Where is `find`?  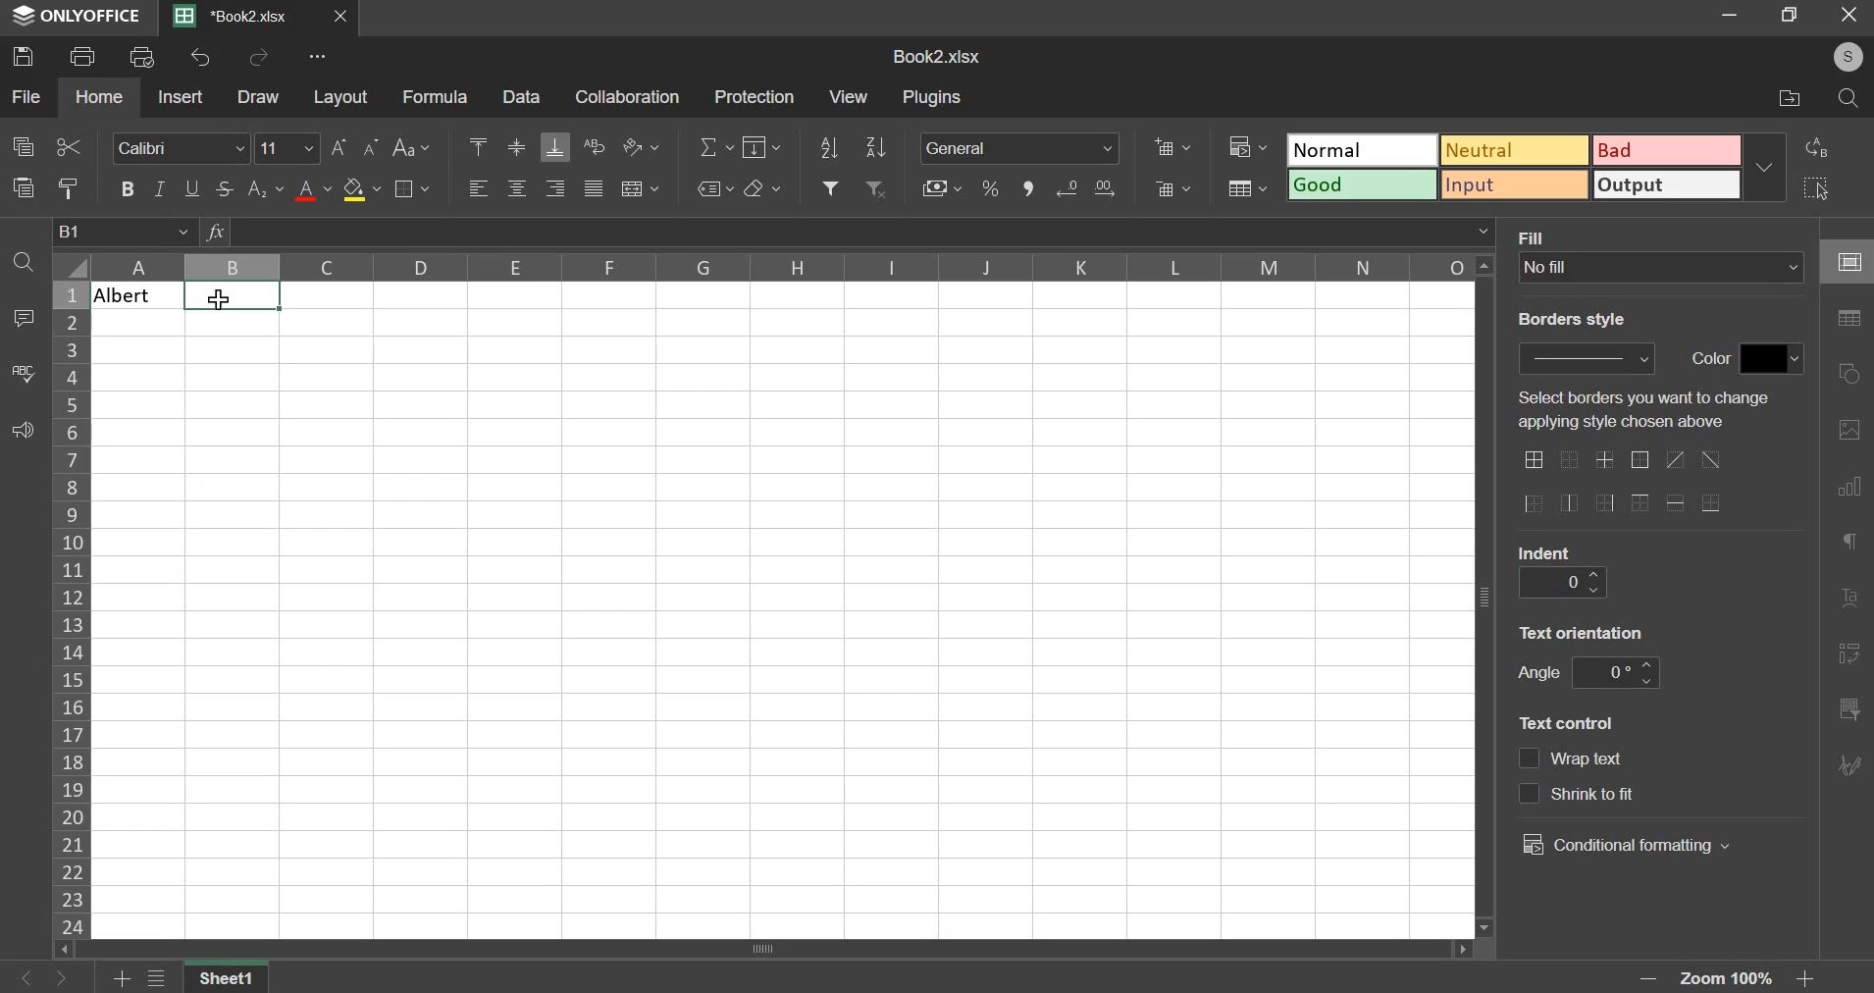 find is located at coordinates (23, 263).